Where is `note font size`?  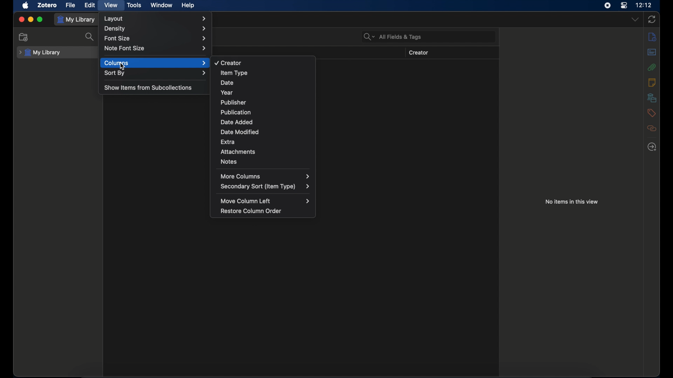 note font size is located at coordinates (155, 48).